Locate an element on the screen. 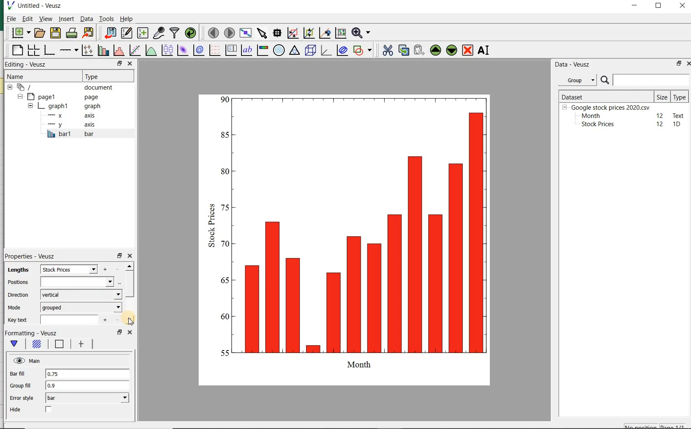 This screenshot has width=691, height=429. plot box plots is located at coordinates (166, 51).